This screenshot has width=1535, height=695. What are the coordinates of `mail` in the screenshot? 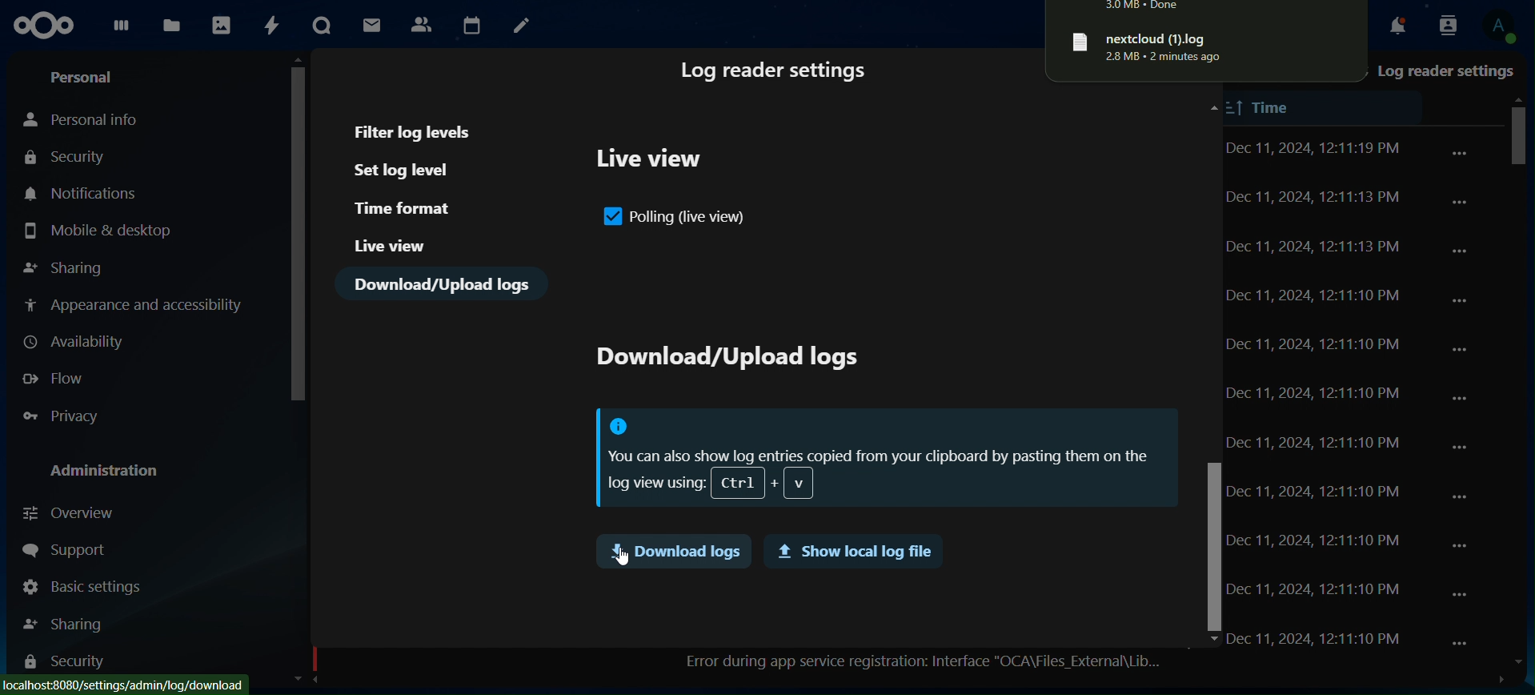 It's located at (371, 26).